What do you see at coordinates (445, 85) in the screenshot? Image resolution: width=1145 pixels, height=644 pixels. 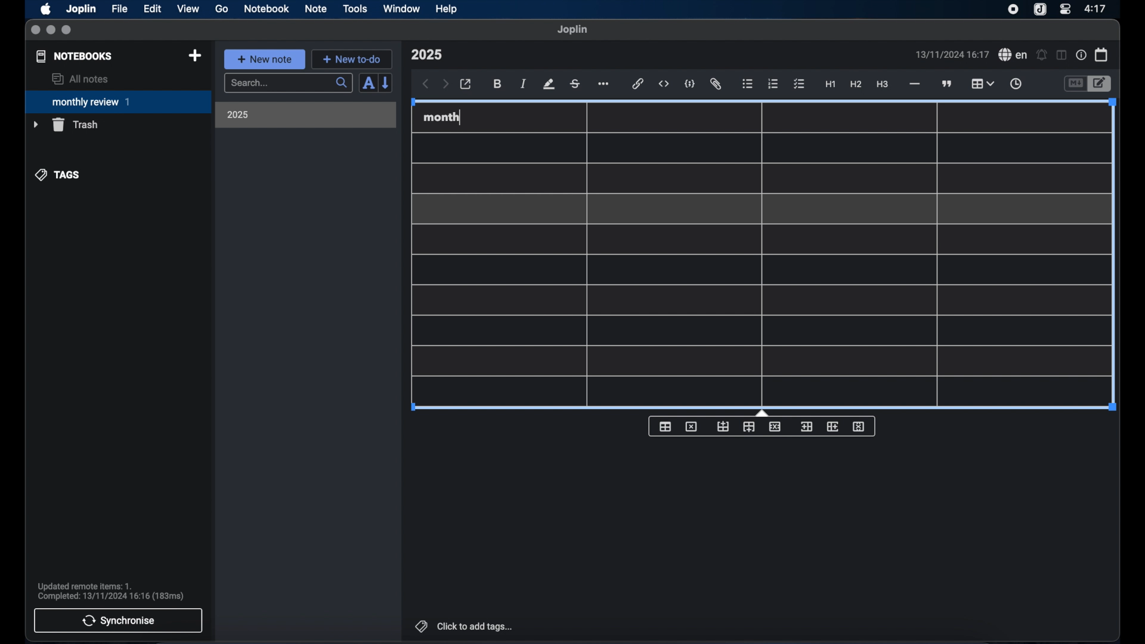 I see `forward` at bounding box center [445, 85].